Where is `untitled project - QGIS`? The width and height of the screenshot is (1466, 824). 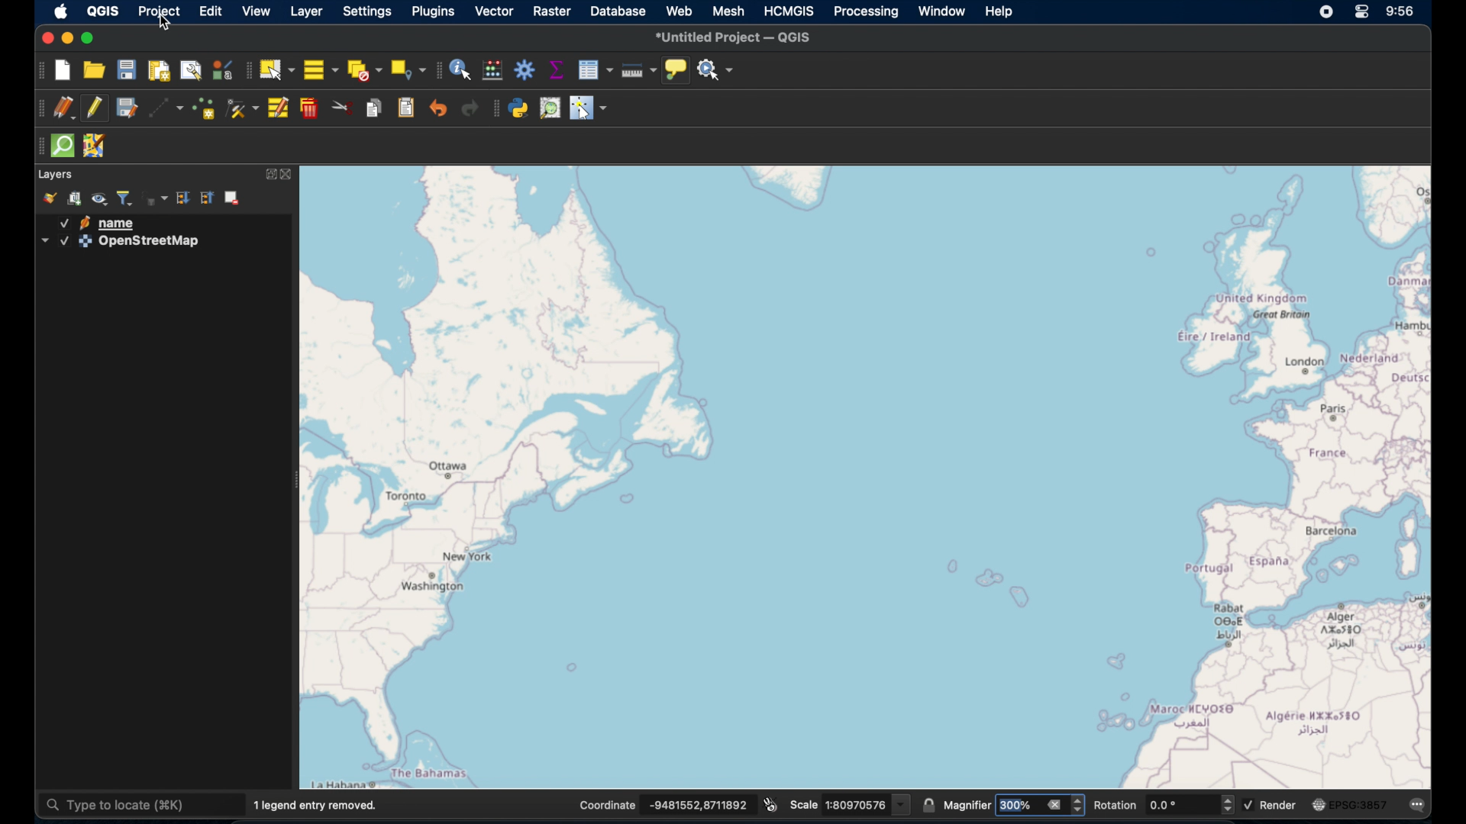
untitled project - QGIS is located at coordinates (735, 37).